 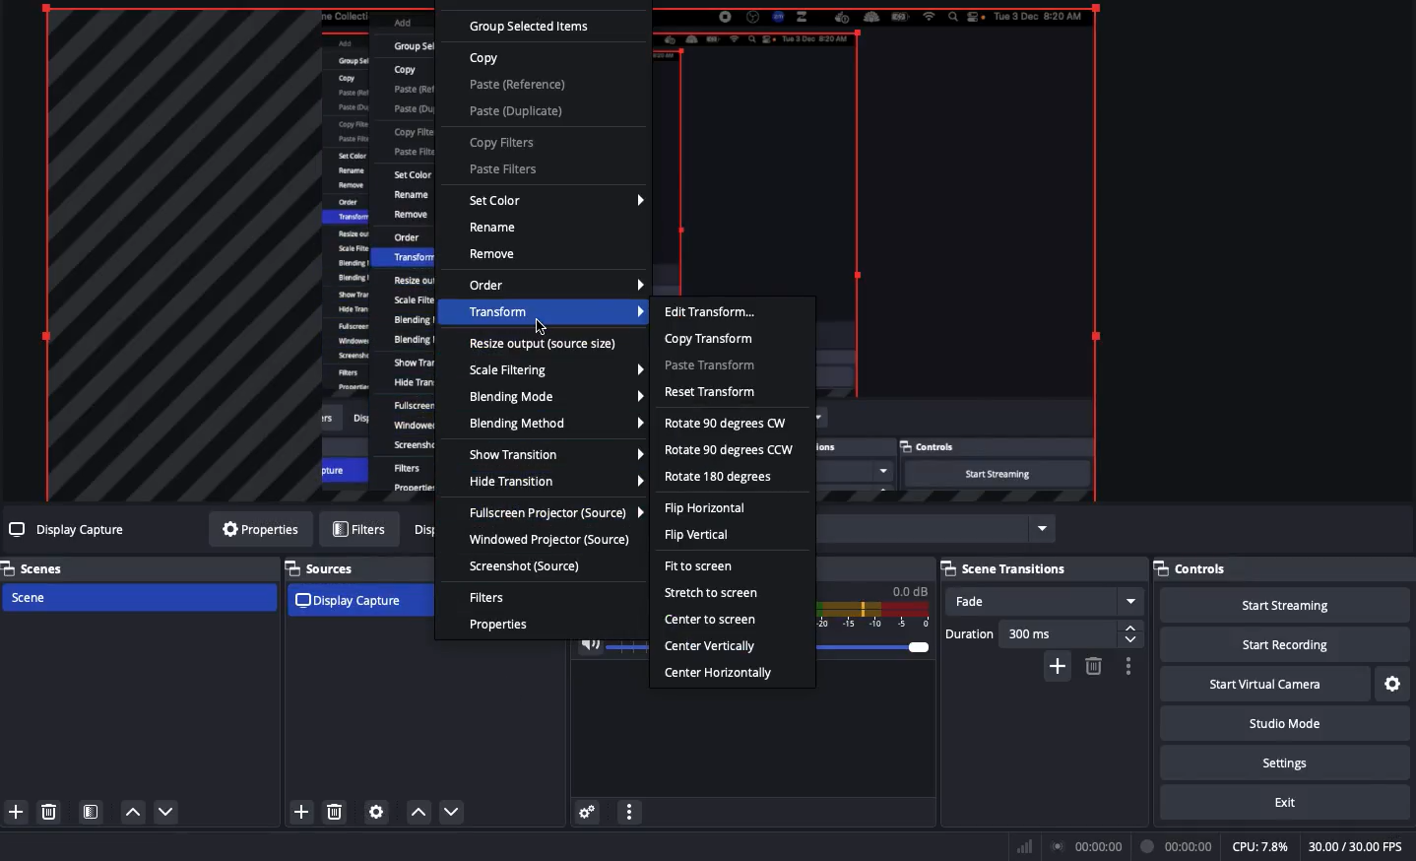 What do you see at coordinates (712, 312) in the screenshot?
I see `Edit transform` at bounding box center [712, 312].